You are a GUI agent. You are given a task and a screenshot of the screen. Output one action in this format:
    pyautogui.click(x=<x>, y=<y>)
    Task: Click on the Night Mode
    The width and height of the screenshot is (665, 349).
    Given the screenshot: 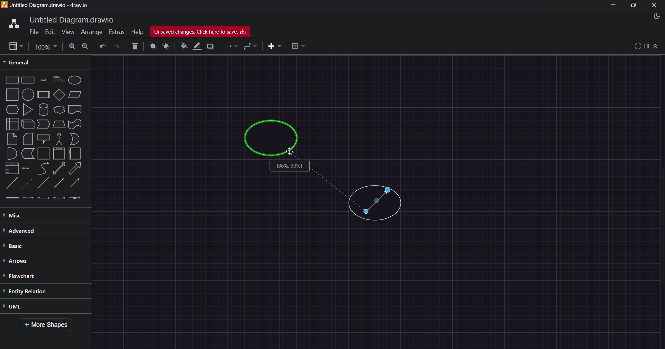 What is the action you would take?
    pyautogui.click(x=653, y=16)
    